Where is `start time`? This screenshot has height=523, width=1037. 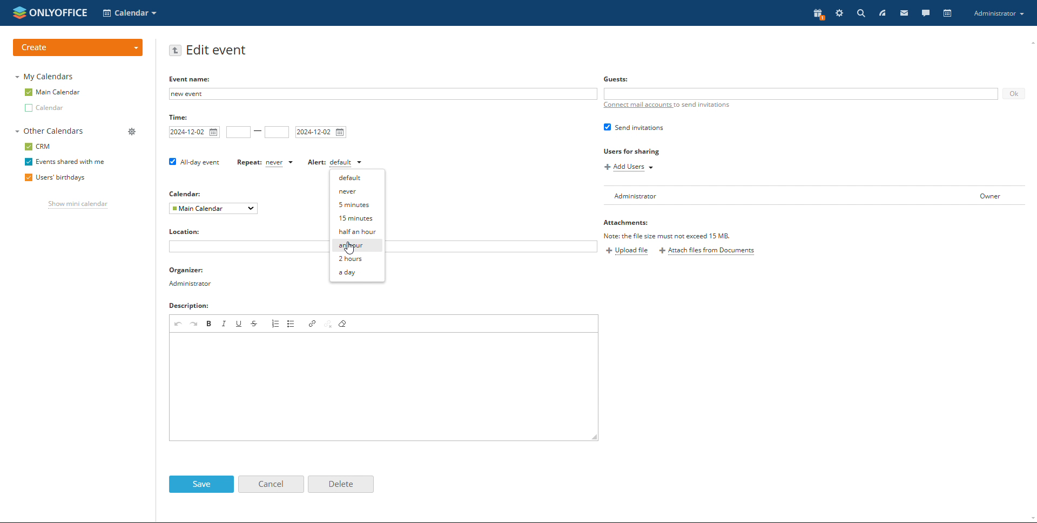
start time is located at coordinates (239, 132).